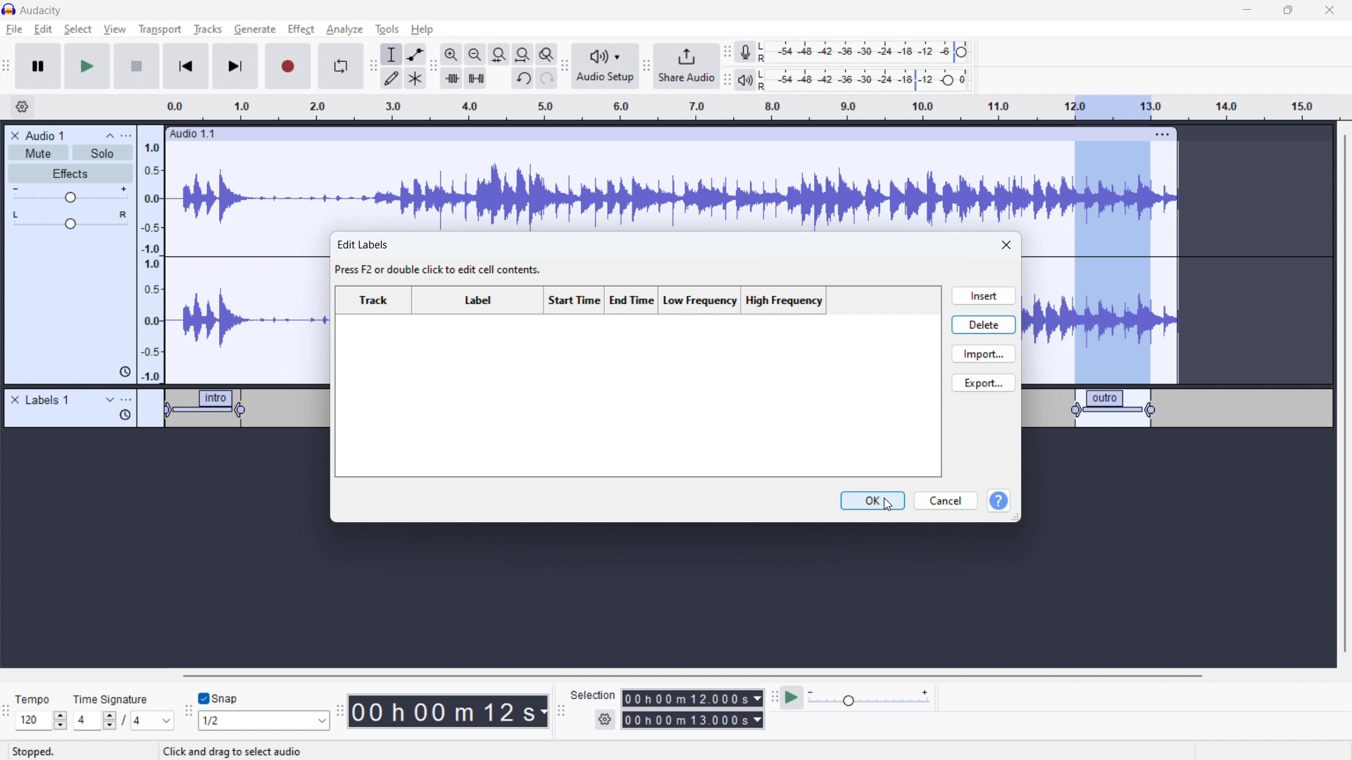 Image resolution: width=1352 pixels, height=760 pixels. What do you see at coordinates (784, 300) in the screenshot?
I see `High Frequency` at bounding box center [784, 300].